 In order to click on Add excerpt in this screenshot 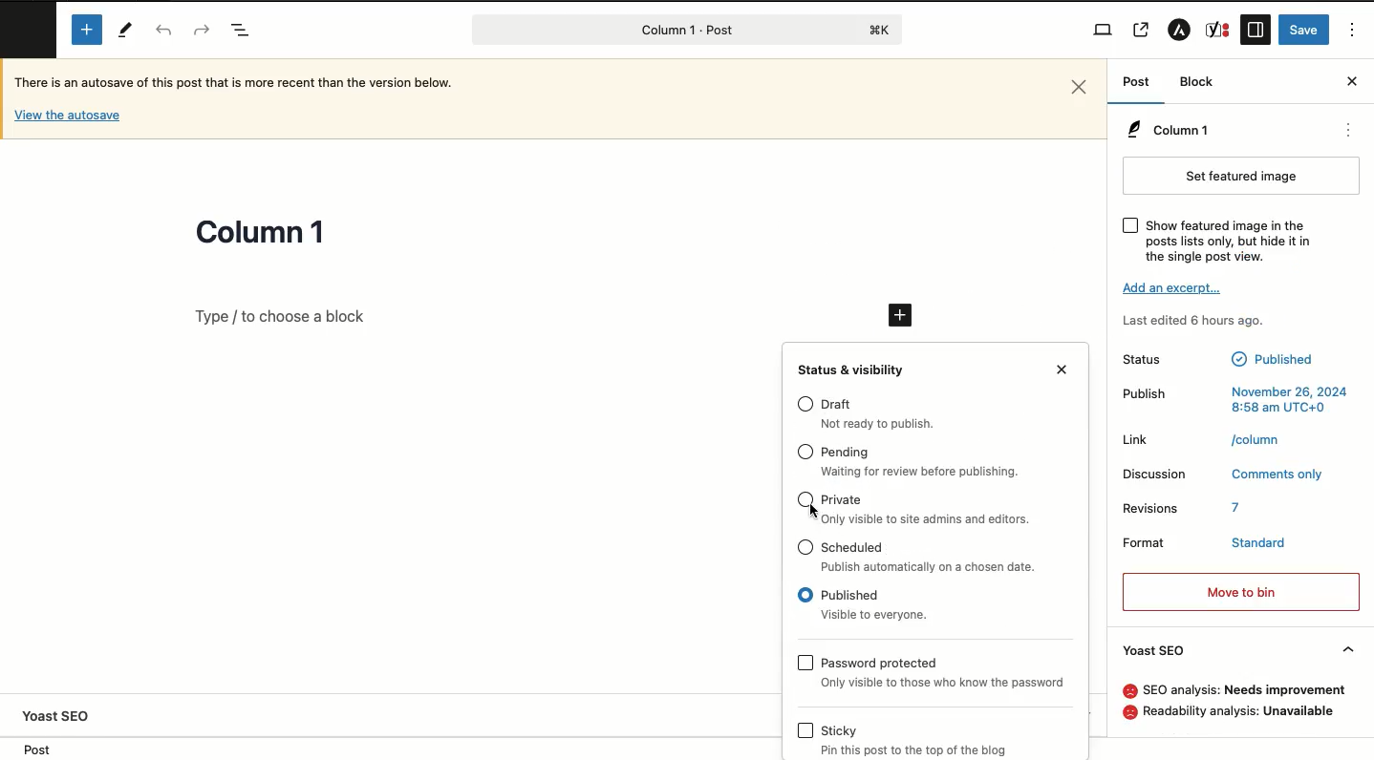, I will do `click(1176, 286)`.